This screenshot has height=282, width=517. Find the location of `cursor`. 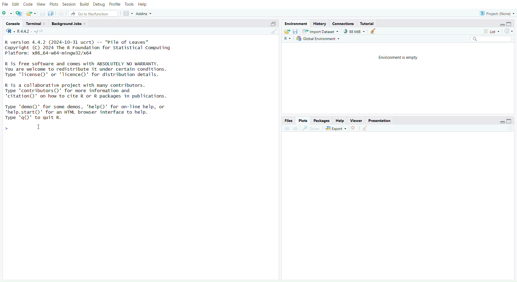

cursor is located at coordinates (38, 128).